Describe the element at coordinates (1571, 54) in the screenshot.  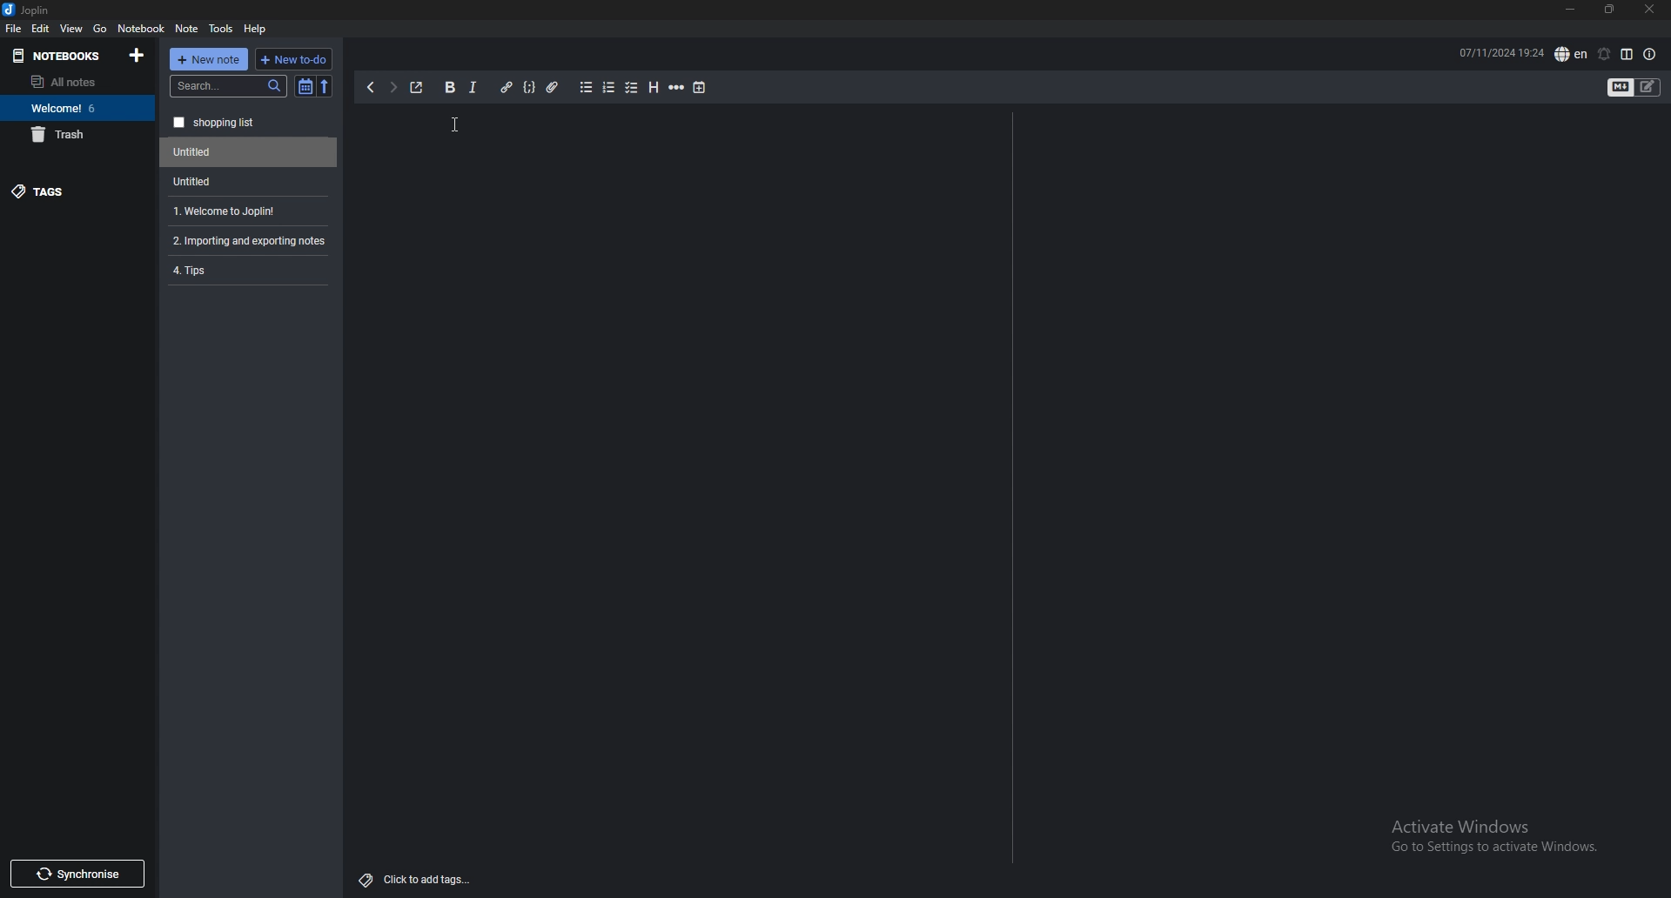
I see `spell check` at that location.